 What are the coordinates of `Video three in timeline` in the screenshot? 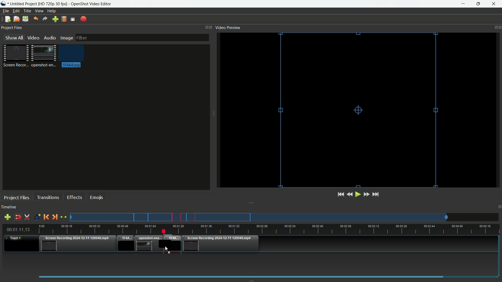 It's located at (221, 244).